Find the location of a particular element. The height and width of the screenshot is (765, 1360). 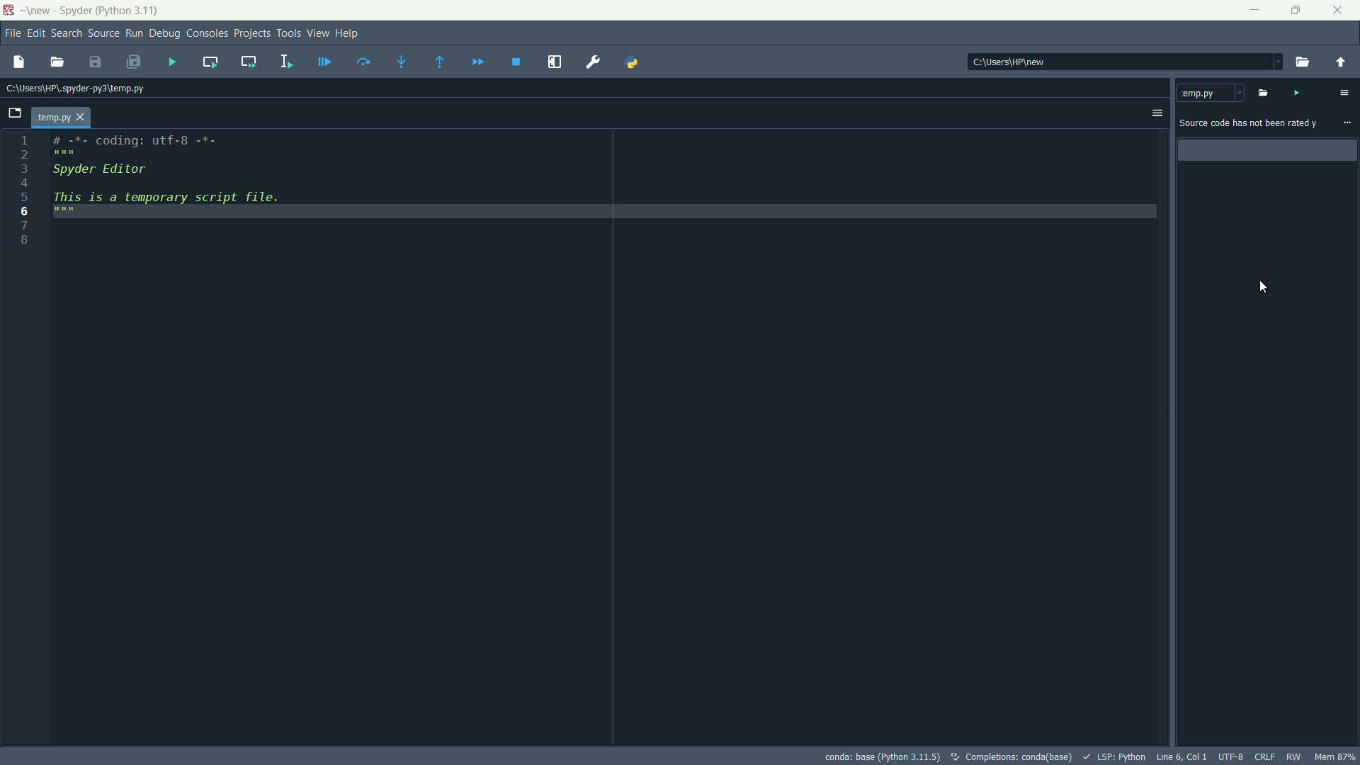

app name is located at coordinates (72, 11).